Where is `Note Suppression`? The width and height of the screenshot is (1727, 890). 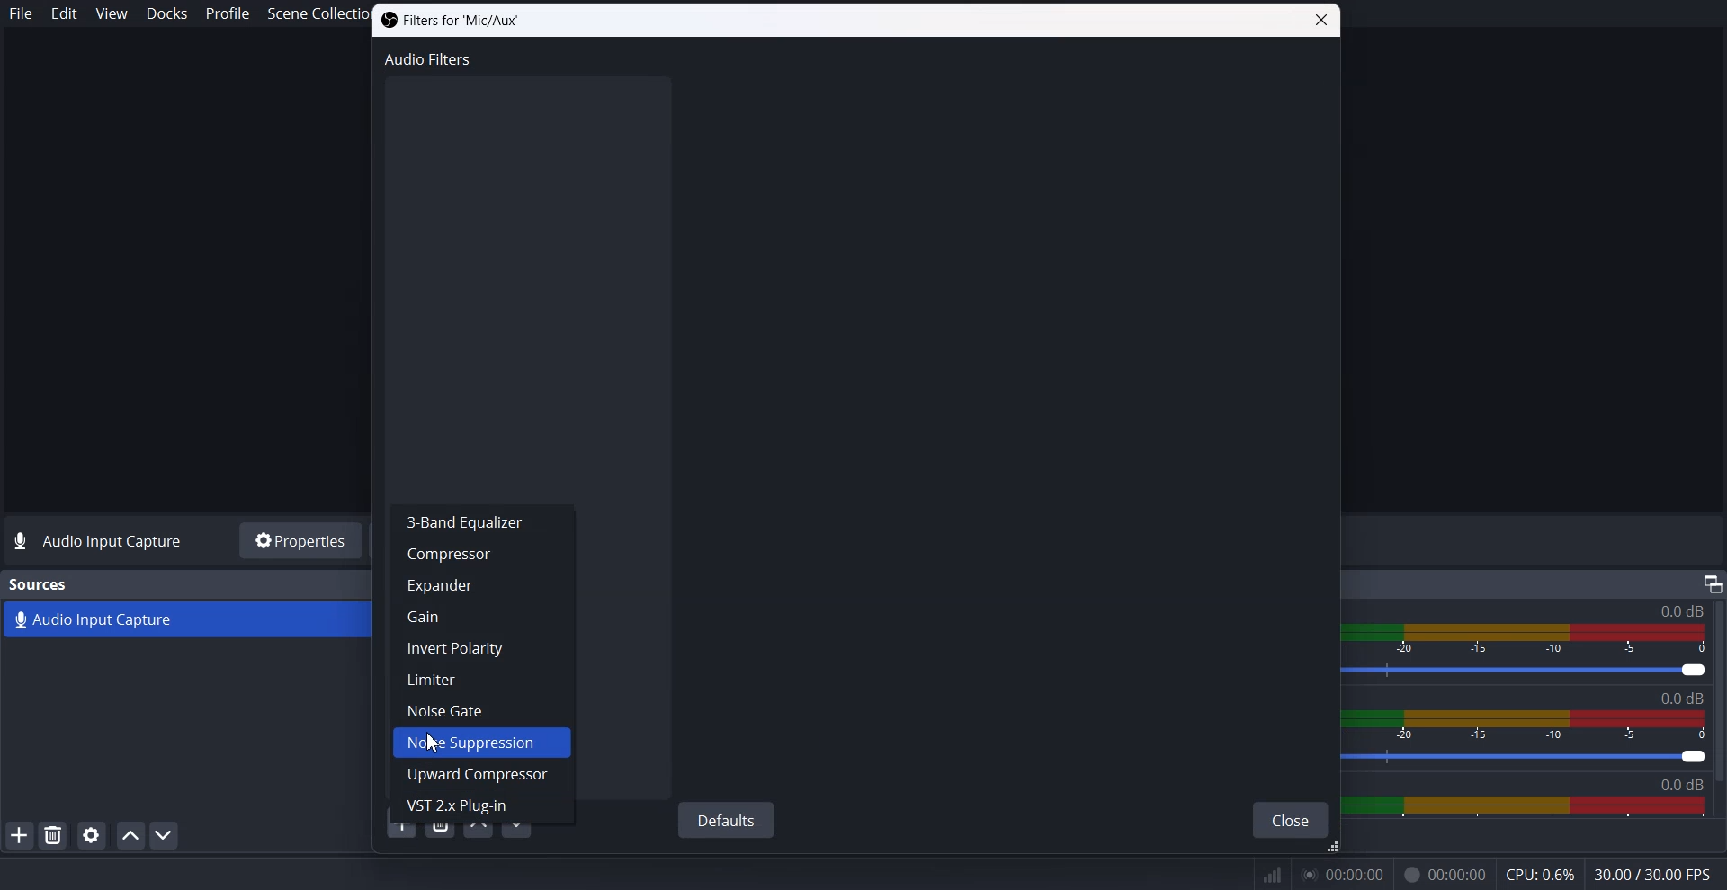 Note Suppression is located at coordinates (480, 743).